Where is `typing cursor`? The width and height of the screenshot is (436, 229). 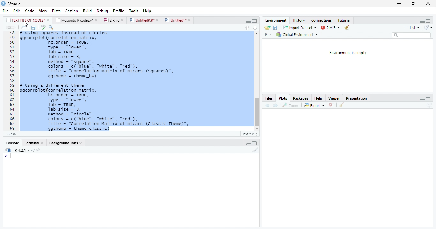
typing cursor is located at coordinates (8, 157).